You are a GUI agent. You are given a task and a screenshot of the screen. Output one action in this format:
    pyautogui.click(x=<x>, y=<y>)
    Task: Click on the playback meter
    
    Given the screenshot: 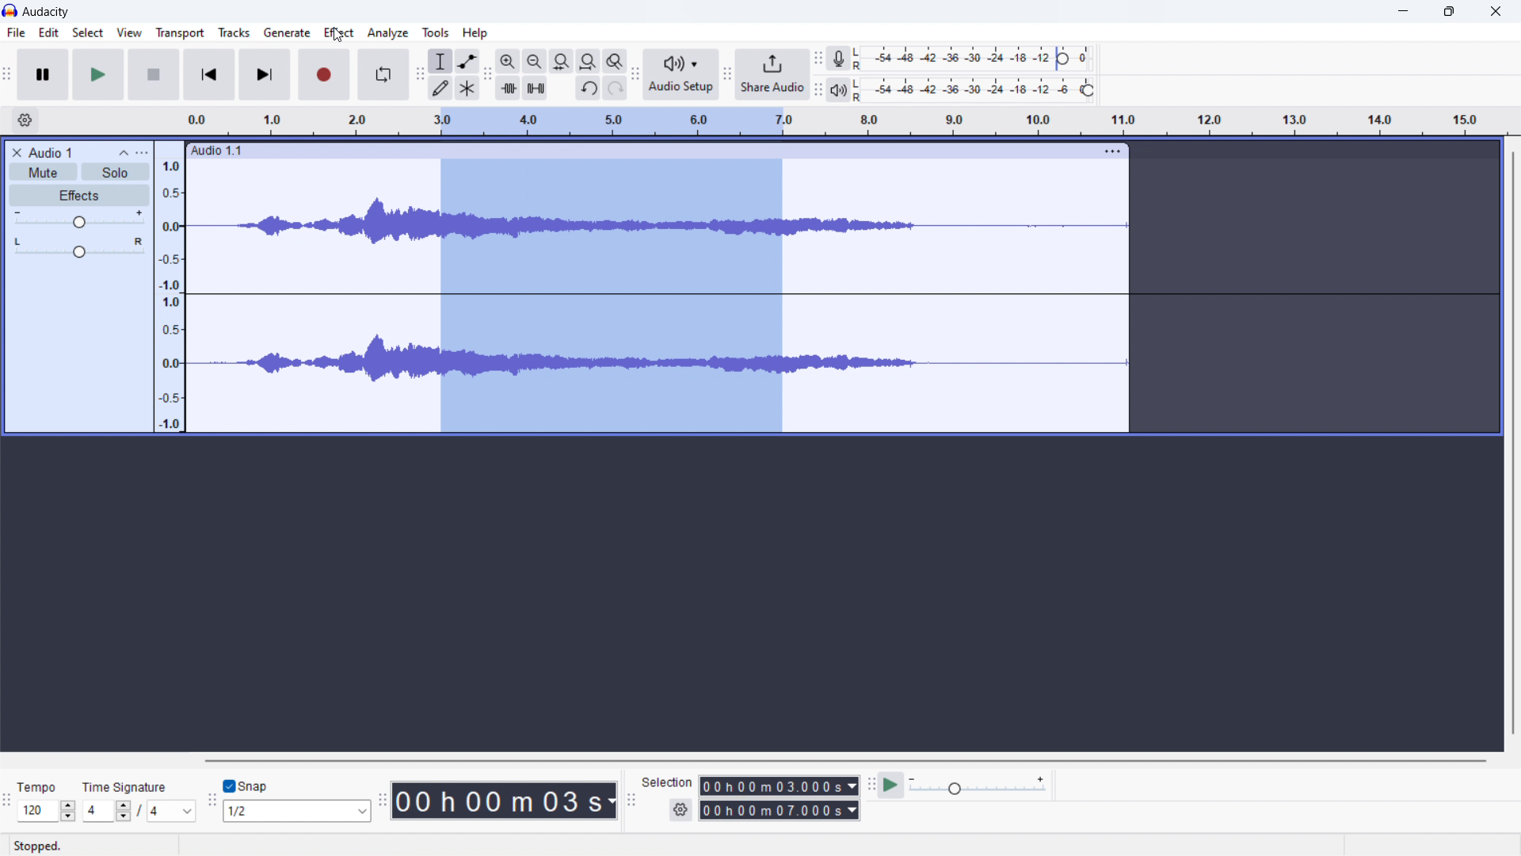 What is the action you would take?
    pyautogui.click(x=840, y=90)
    